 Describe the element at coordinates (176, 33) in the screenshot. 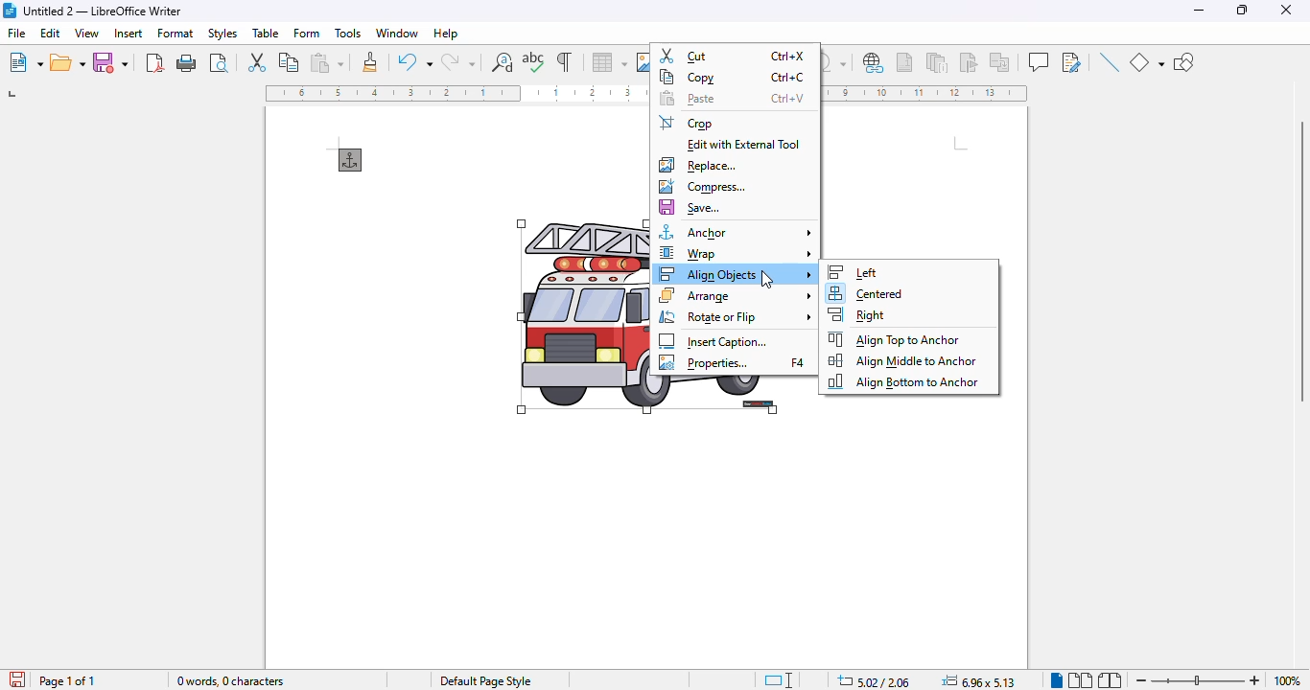

I see `format` at that location.